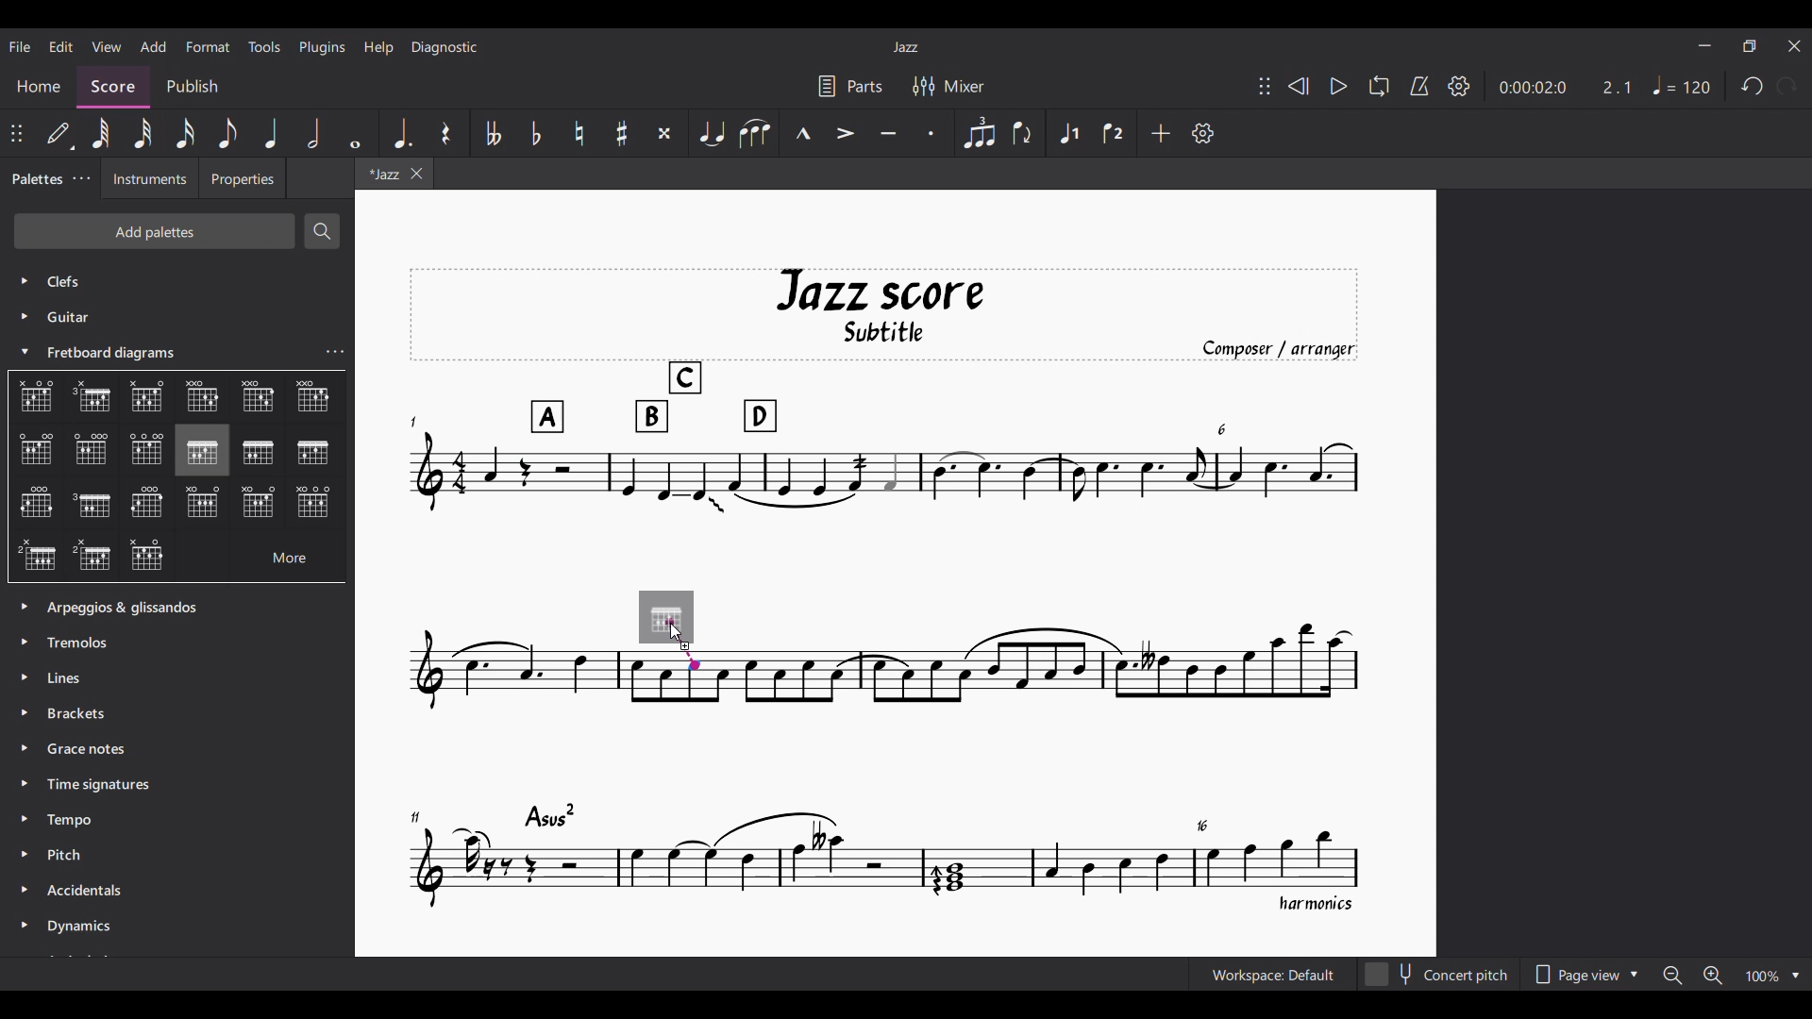  What do you see at coordinates (445, 133) in the screenshot?
I see `Rest` at bounding box center [445, 133].